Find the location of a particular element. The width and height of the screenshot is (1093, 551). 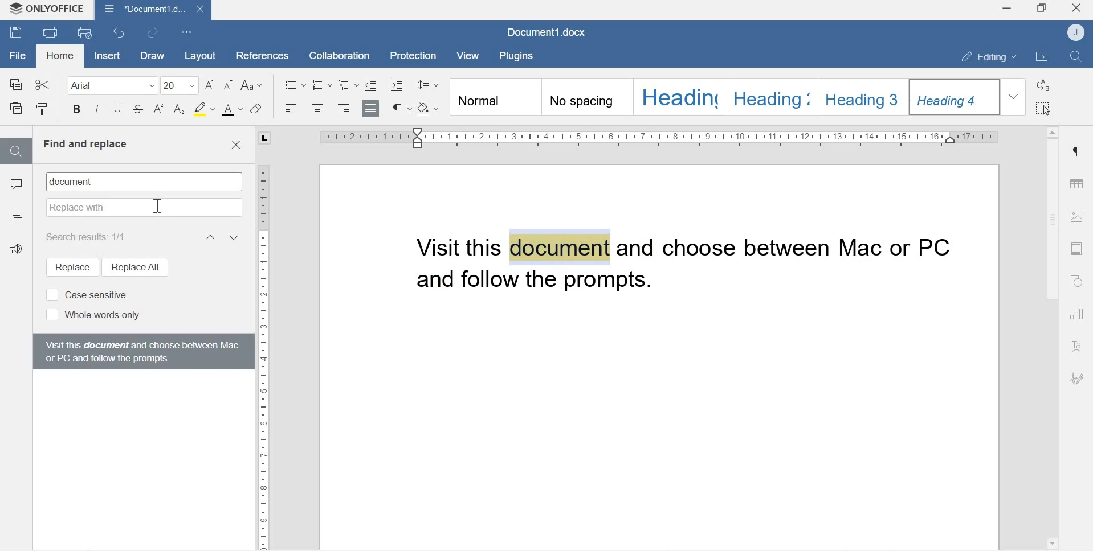

and follow the prompts. is located at coordinates (546, 284).